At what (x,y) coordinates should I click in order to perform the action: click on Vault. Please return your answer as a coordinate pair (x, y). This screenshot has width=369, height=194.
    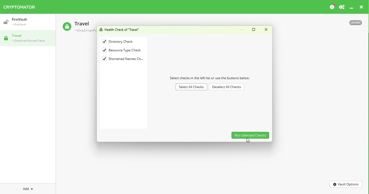
    Looking at the image, I should click on (28, 38).